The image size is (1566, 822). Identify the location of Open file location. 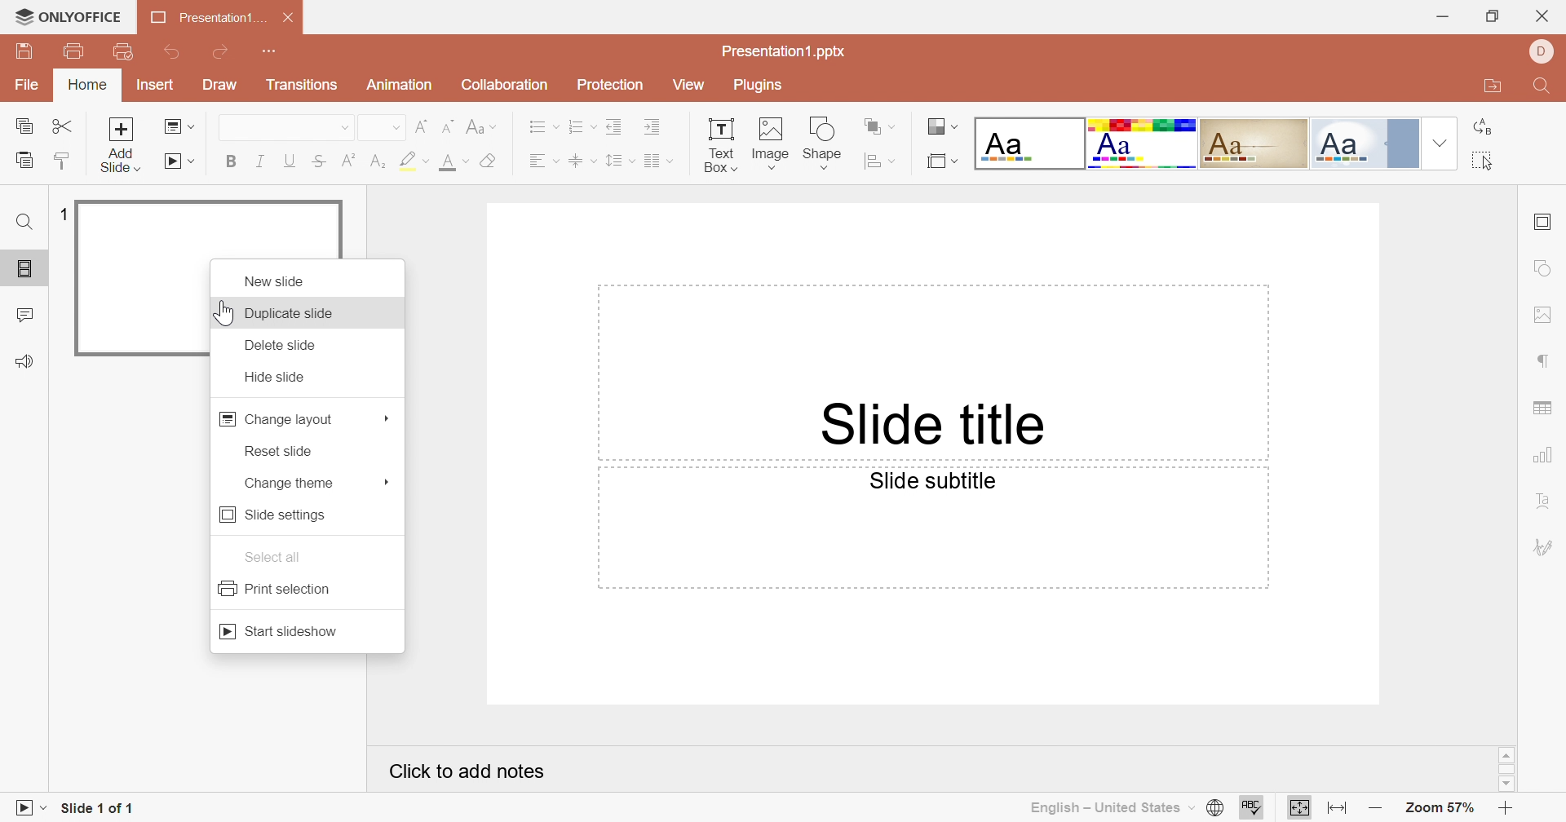
(1489, 86).